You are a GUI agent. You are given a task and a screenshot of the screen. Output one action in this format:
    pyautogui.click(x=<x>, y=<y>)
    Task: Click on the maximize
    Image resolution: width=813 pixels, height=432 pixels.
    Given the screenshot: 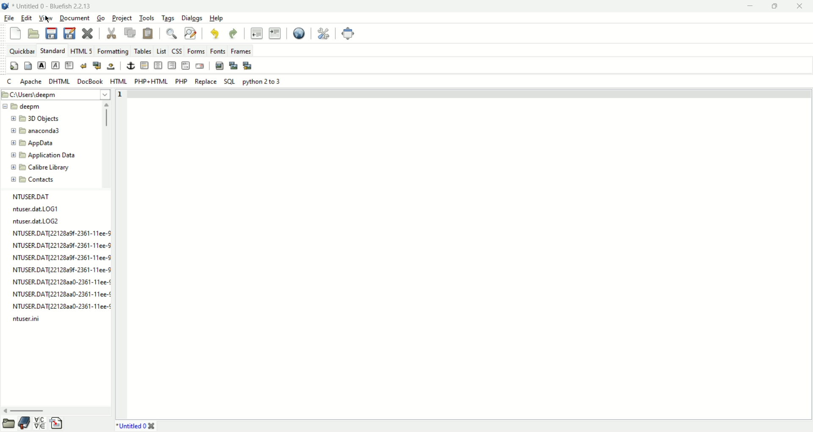 What is the action you would take?
    pyautogui.click(x=777, y=7)
    